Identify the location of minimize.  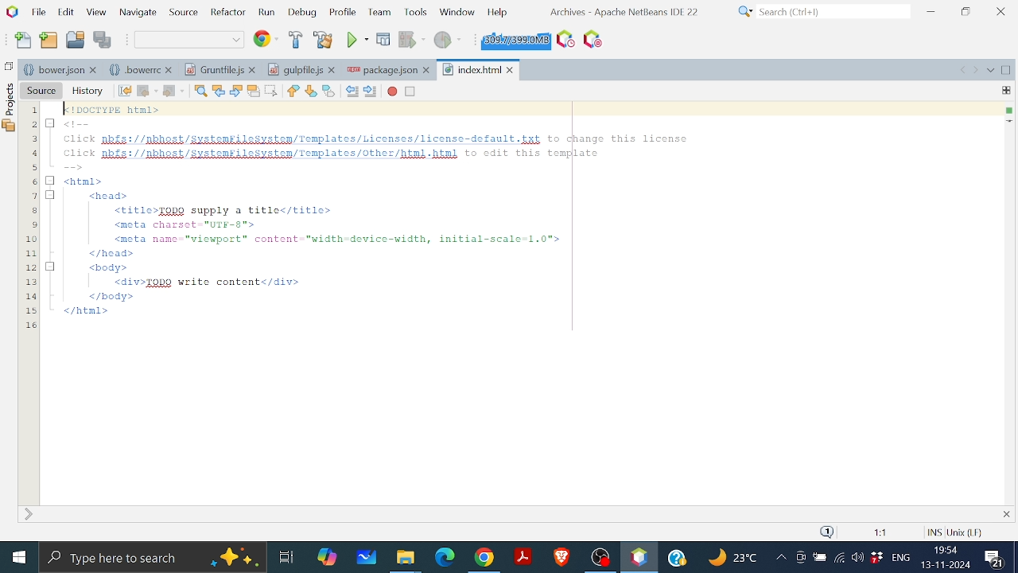
(50, 266).